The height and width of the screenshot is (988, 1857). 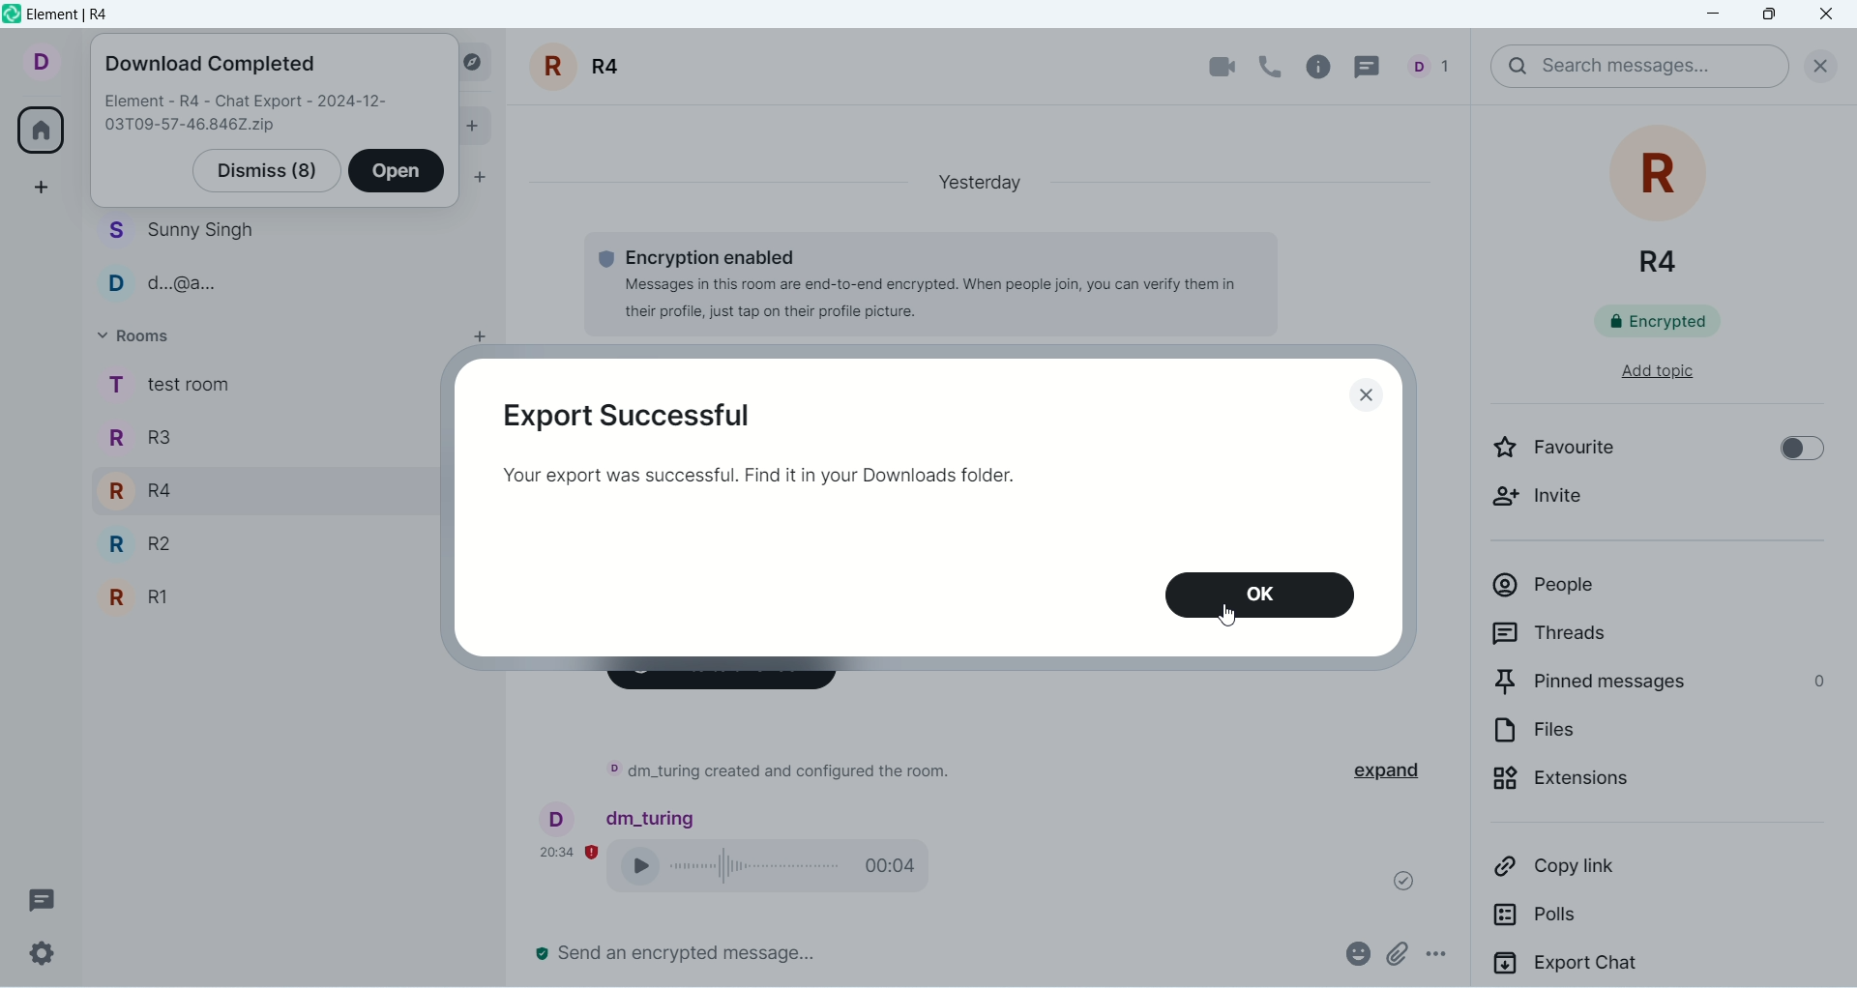 What do you see at coordinates (972, 181) in the screenshot?
I see `day` at bounding box center [972, 181].